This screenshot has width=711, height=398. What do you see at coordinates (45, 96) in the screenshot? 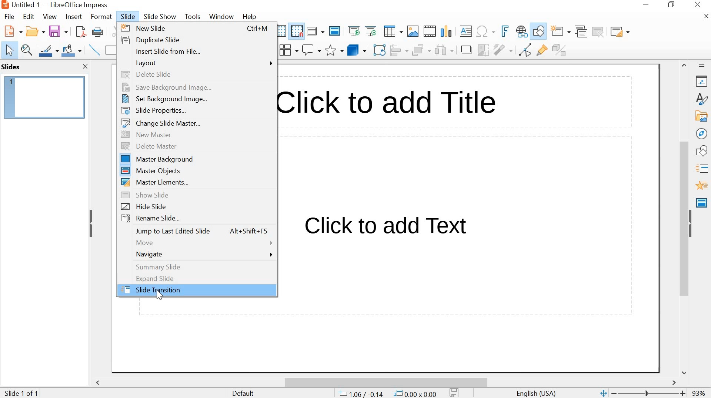
I see `Slide 1` at bounding box center [45, 96].